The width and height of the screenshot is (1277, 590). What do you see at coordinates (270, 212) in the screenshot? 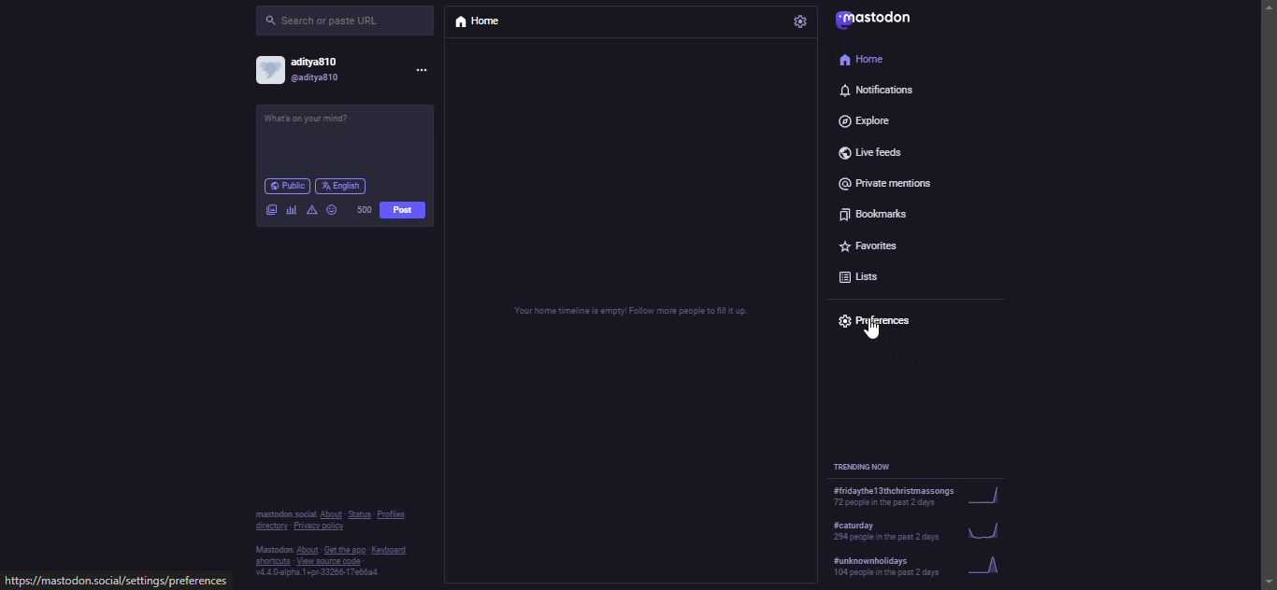
I see `image` at bounding box center [270, 212].